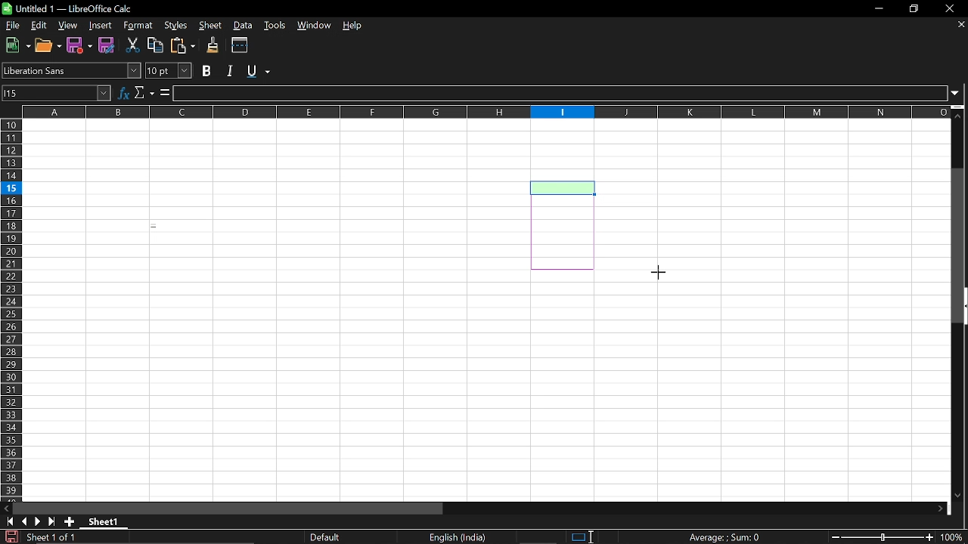  I want to click on Copy, so click(156, 46).